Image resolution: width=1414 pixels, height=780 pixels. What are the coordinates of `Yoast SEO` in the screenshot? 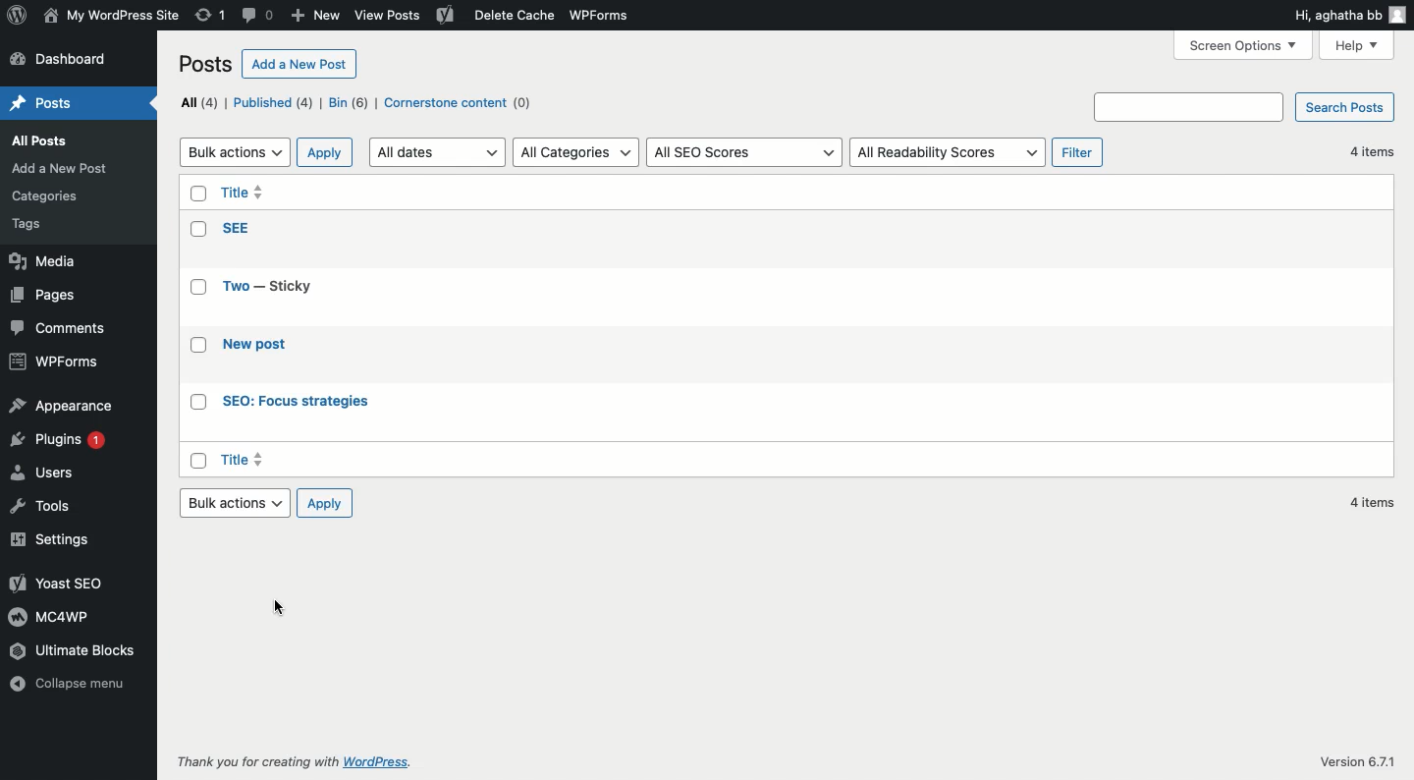 It's located at (54, 583).